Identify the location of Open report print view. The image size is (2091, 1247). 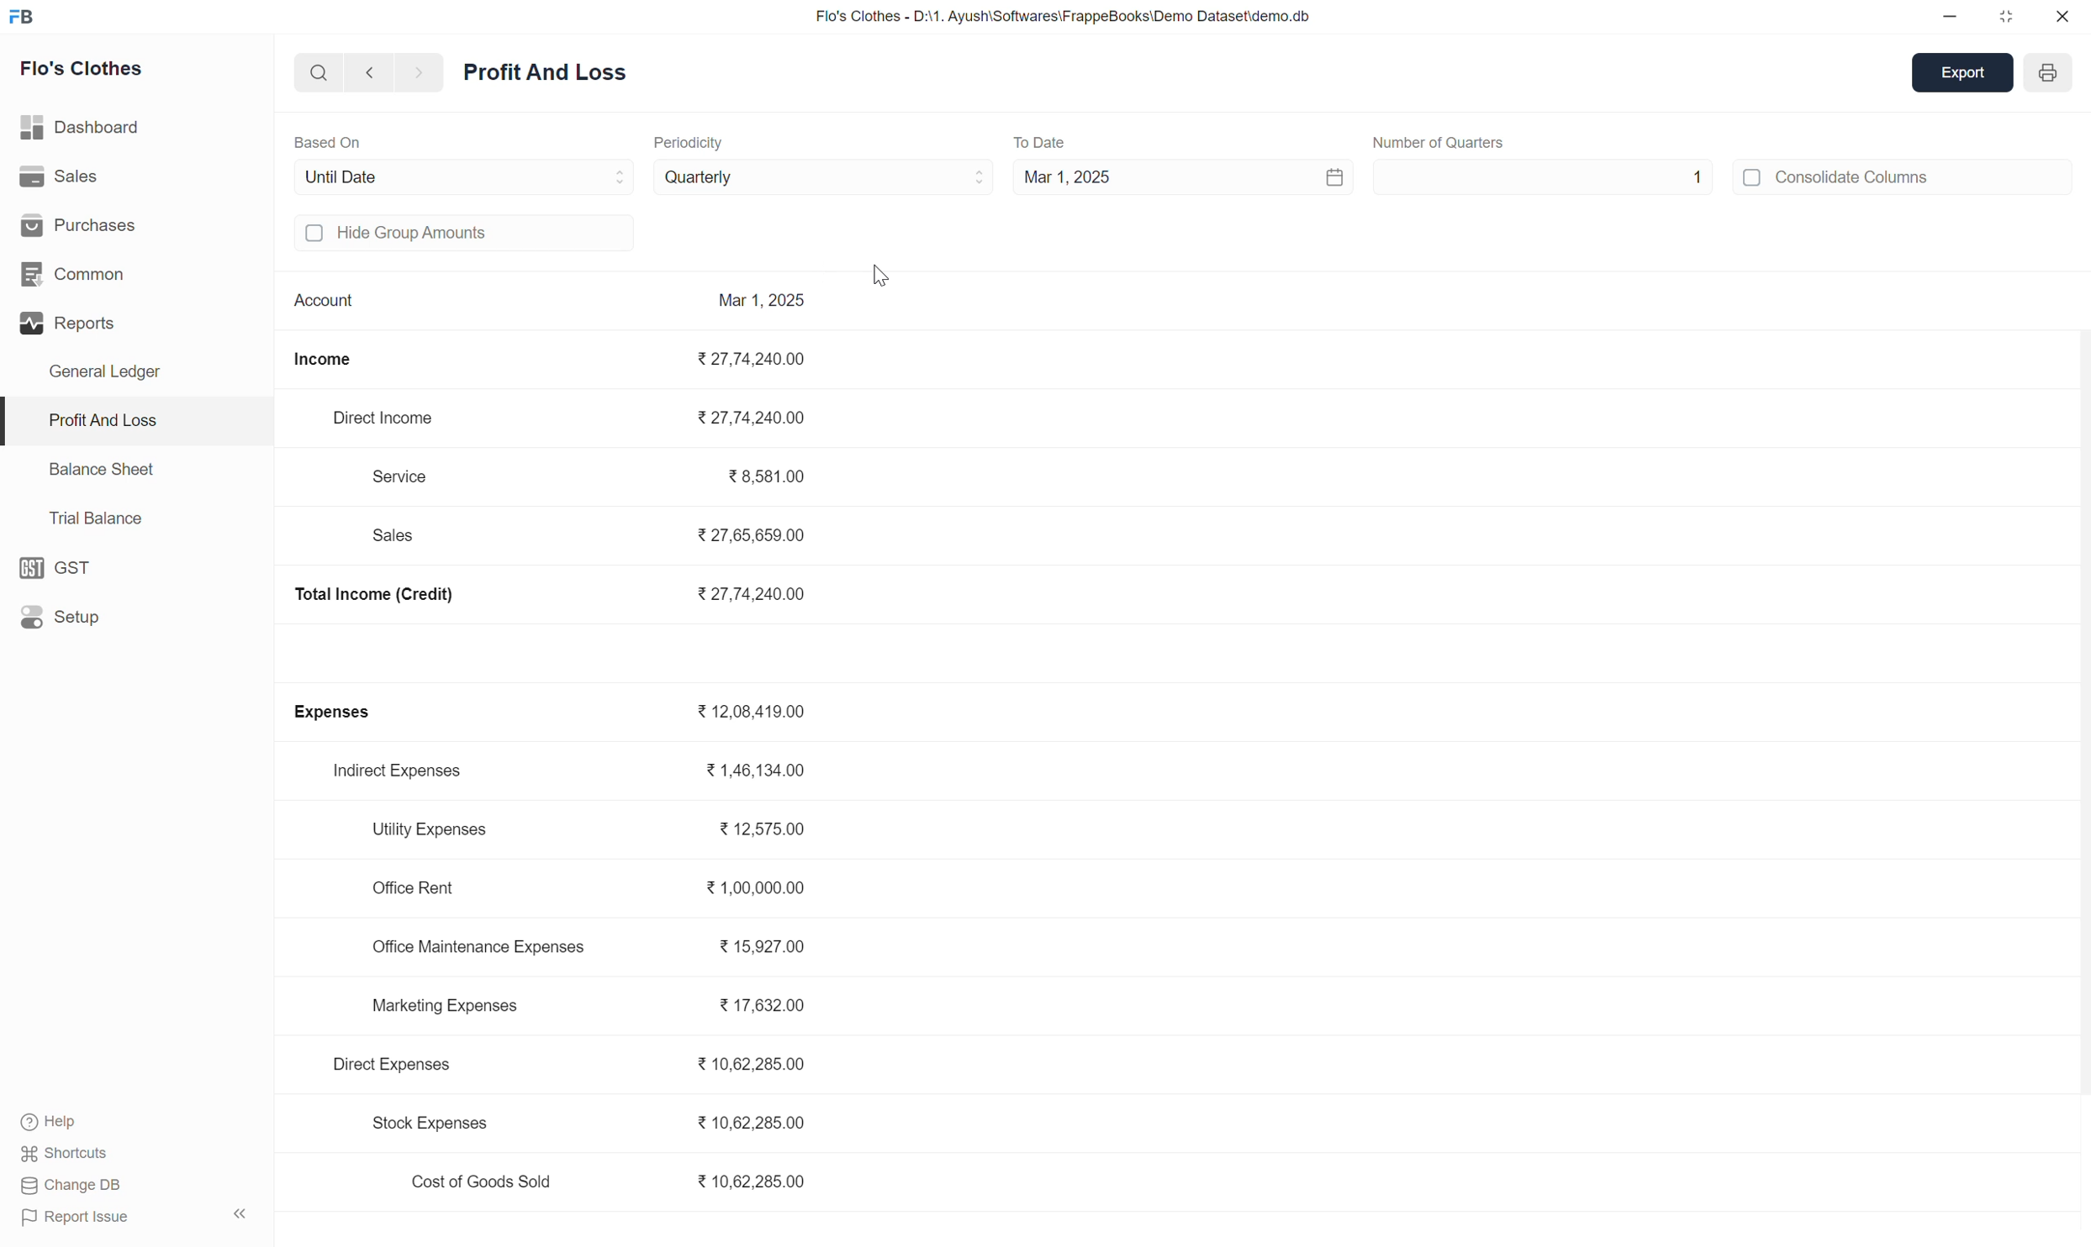
(2046, 72).